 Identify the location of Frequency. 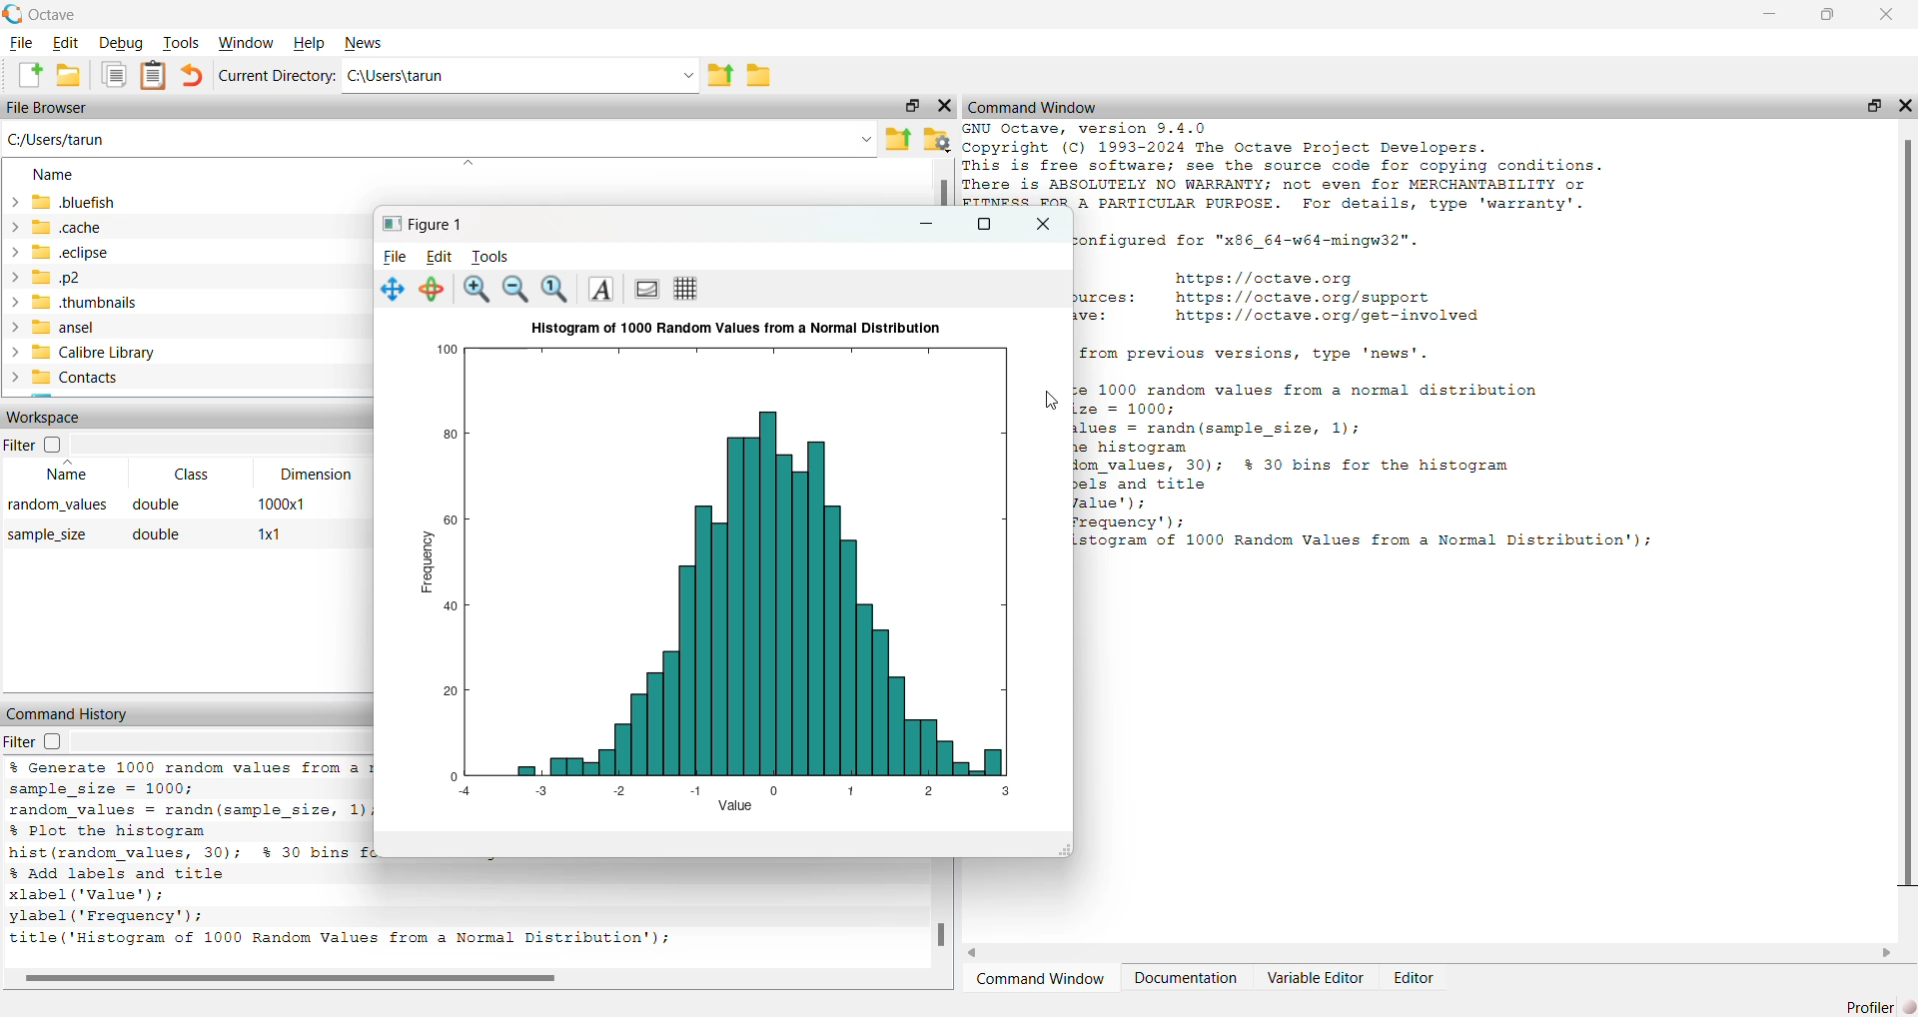
(427, 559).